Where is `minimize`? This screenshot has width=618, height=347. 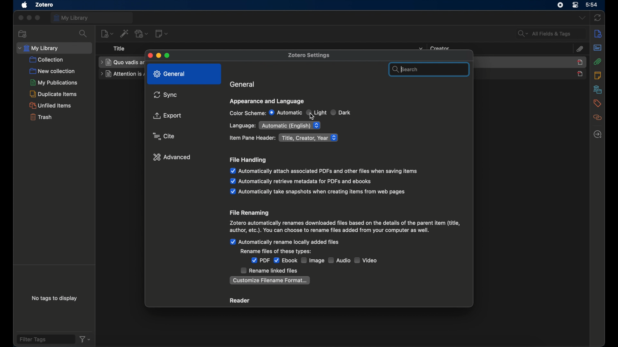
minimize is located at coordinates (159, 56).